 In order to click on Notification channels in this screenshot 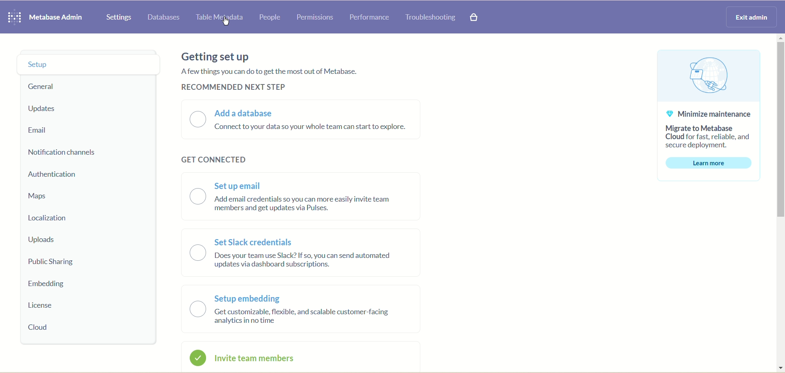, I will do `click(59, 153)`.